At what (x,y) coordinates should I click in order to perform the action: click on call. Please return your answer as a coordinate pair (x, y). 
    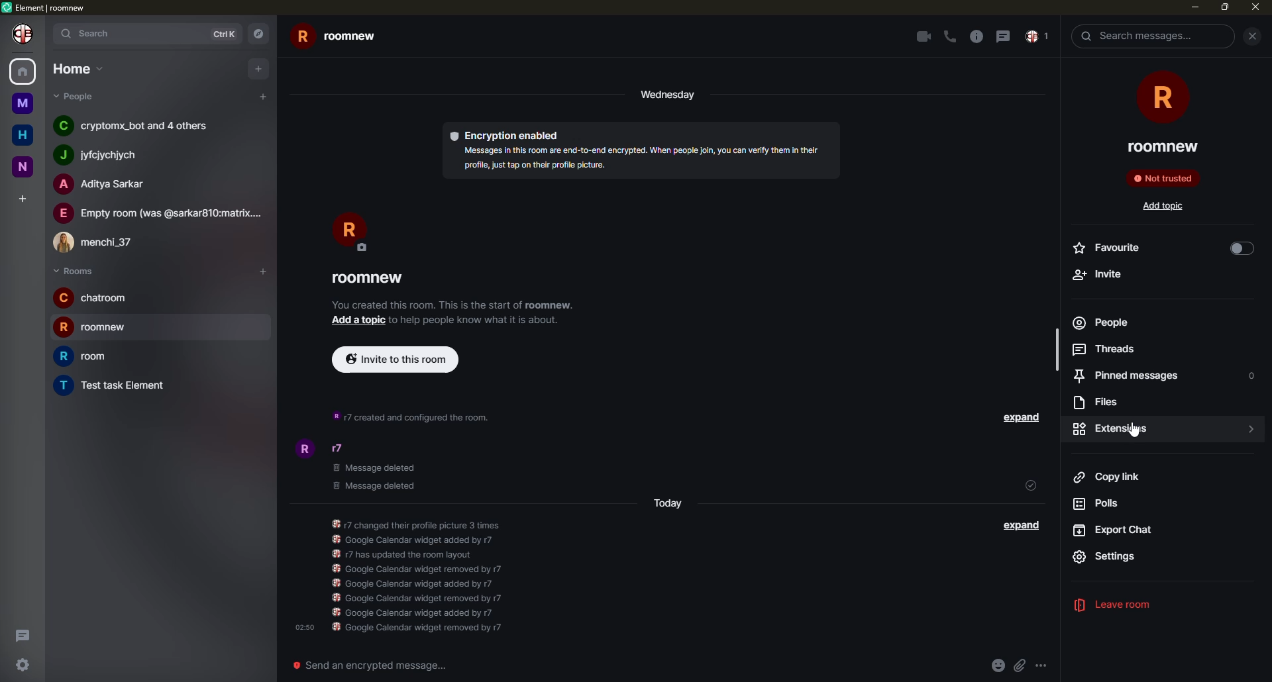
    Looking at the image, I should click on (951, 37).